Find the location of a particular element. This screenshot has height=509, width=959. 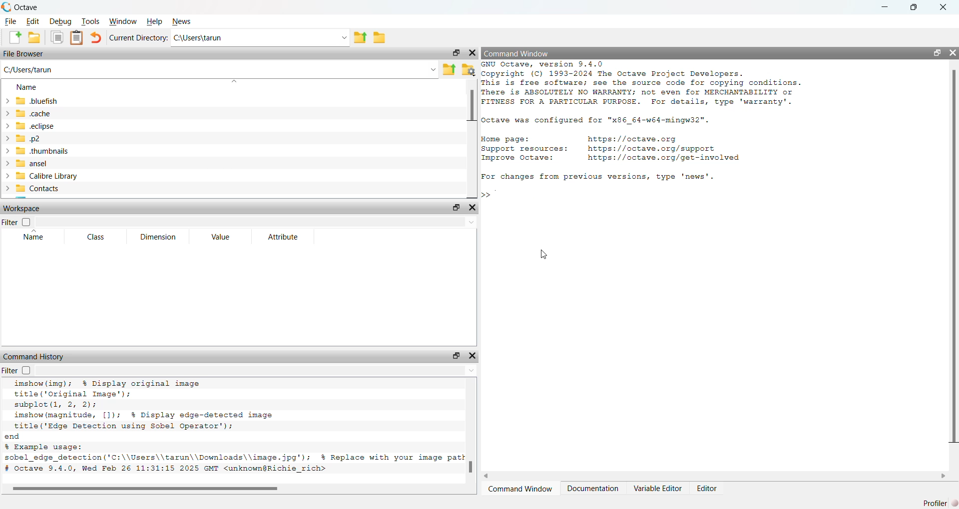

Current Directory: is located at coordinates (137, 38).